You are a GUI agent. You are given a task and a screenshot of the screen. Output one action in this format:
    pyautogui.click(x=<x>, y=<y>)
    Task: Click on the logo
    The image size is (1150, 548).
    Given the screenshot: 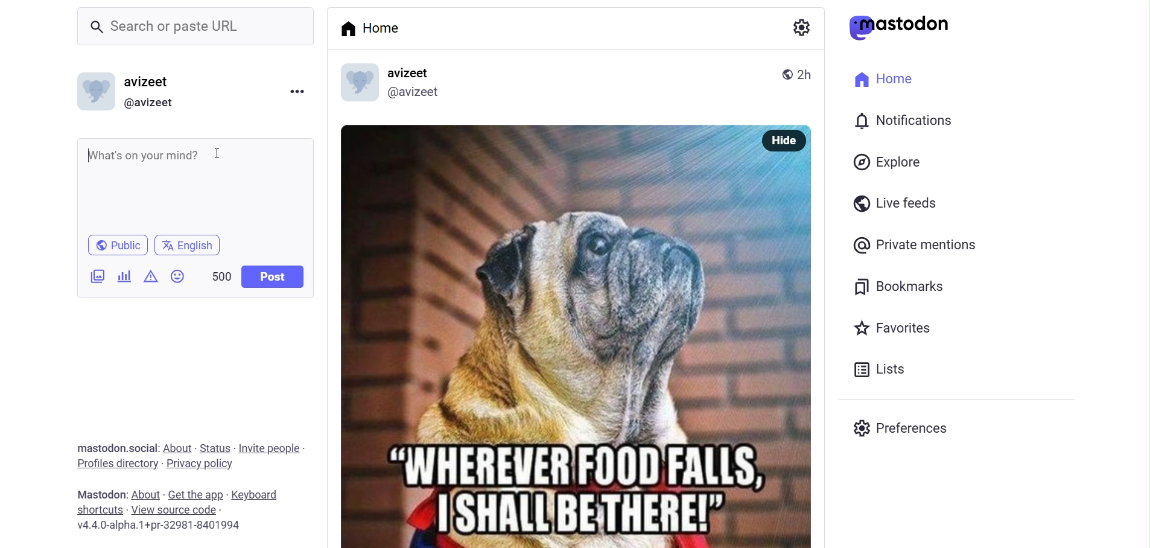 What is the action you would take?
    pyautogui.click(x=92, y=92)
    